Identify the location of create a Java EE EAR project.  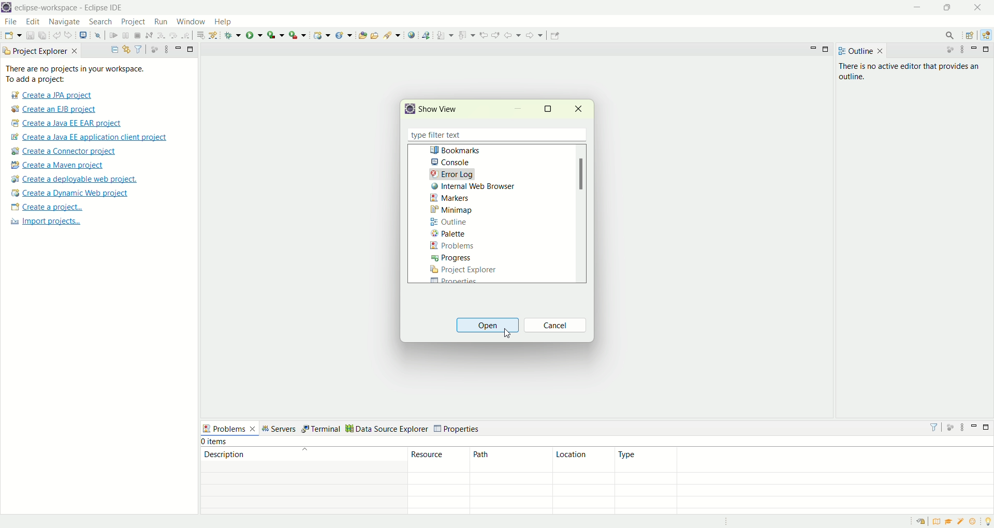
(68, 124).